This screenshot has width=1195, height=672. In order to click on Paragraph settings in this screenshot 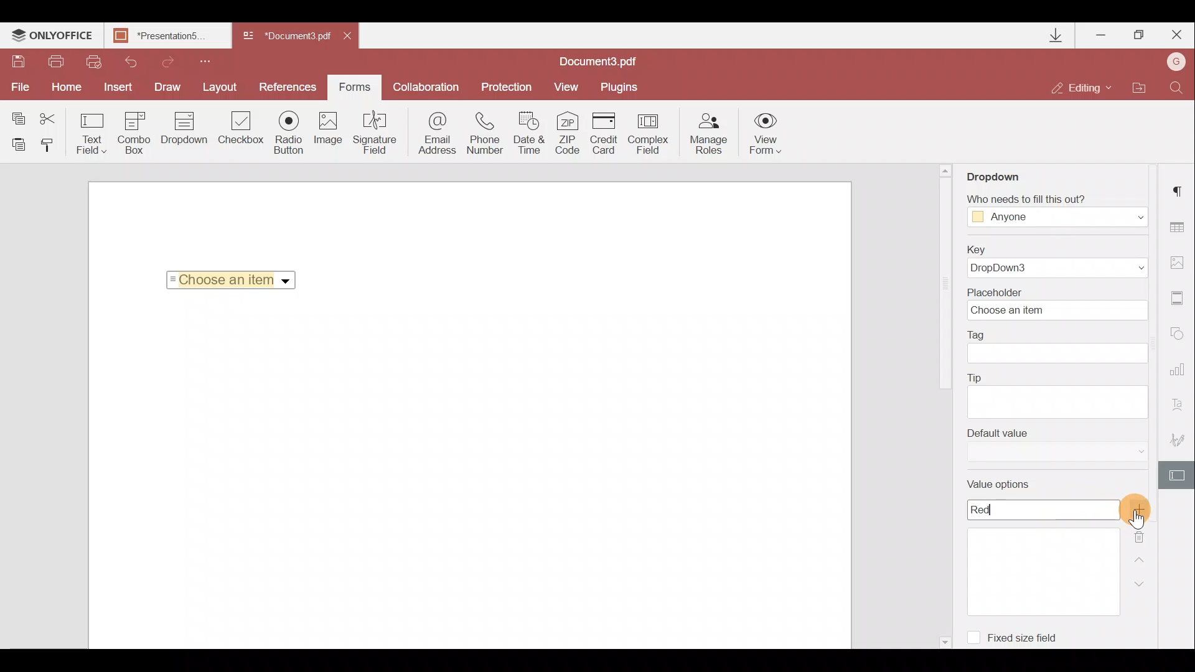, I will do `click(1181, 190)`.